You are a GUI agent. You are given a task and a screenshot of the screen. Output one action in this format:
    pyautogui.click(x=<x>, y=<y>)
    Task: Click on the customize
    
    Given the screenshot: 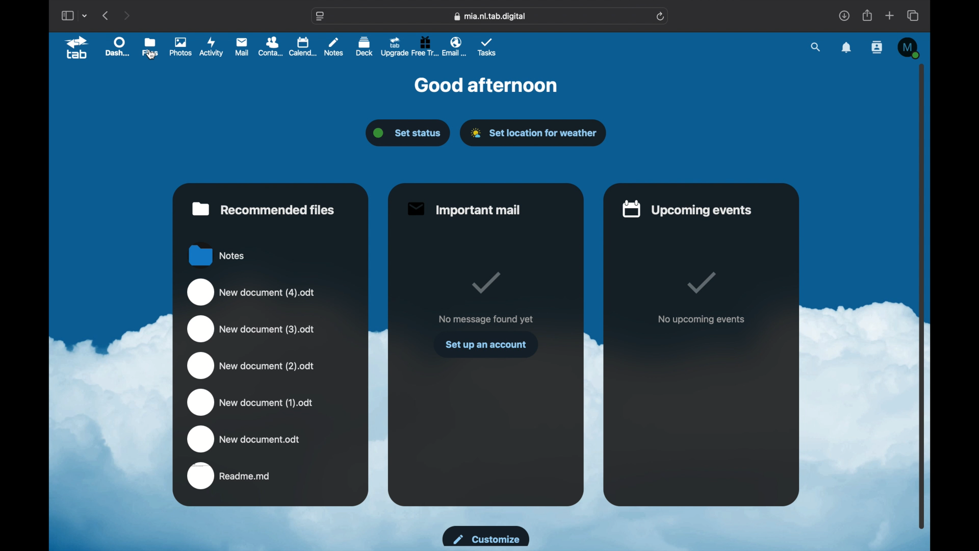 What is the action you would take?
    pyautogui.click(x=486, y=537)
    